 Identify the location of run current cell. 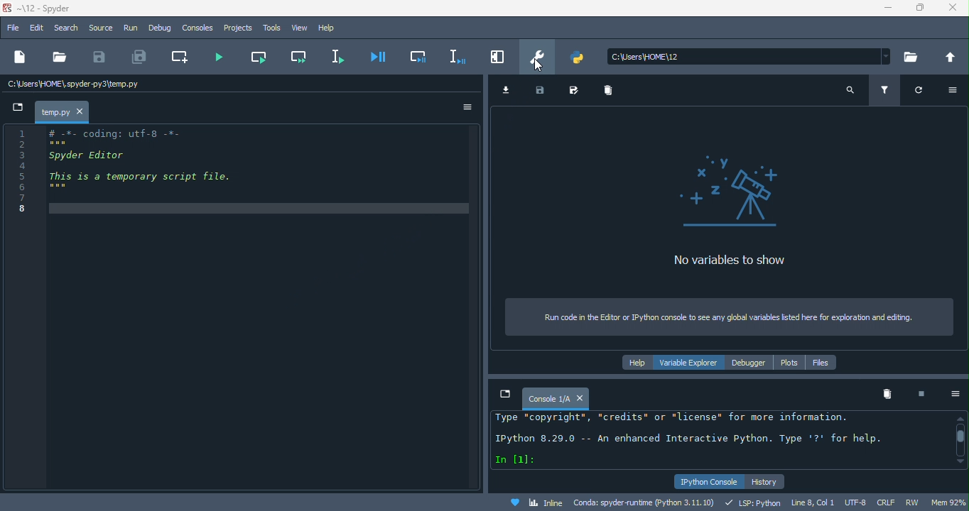
(257, 55).